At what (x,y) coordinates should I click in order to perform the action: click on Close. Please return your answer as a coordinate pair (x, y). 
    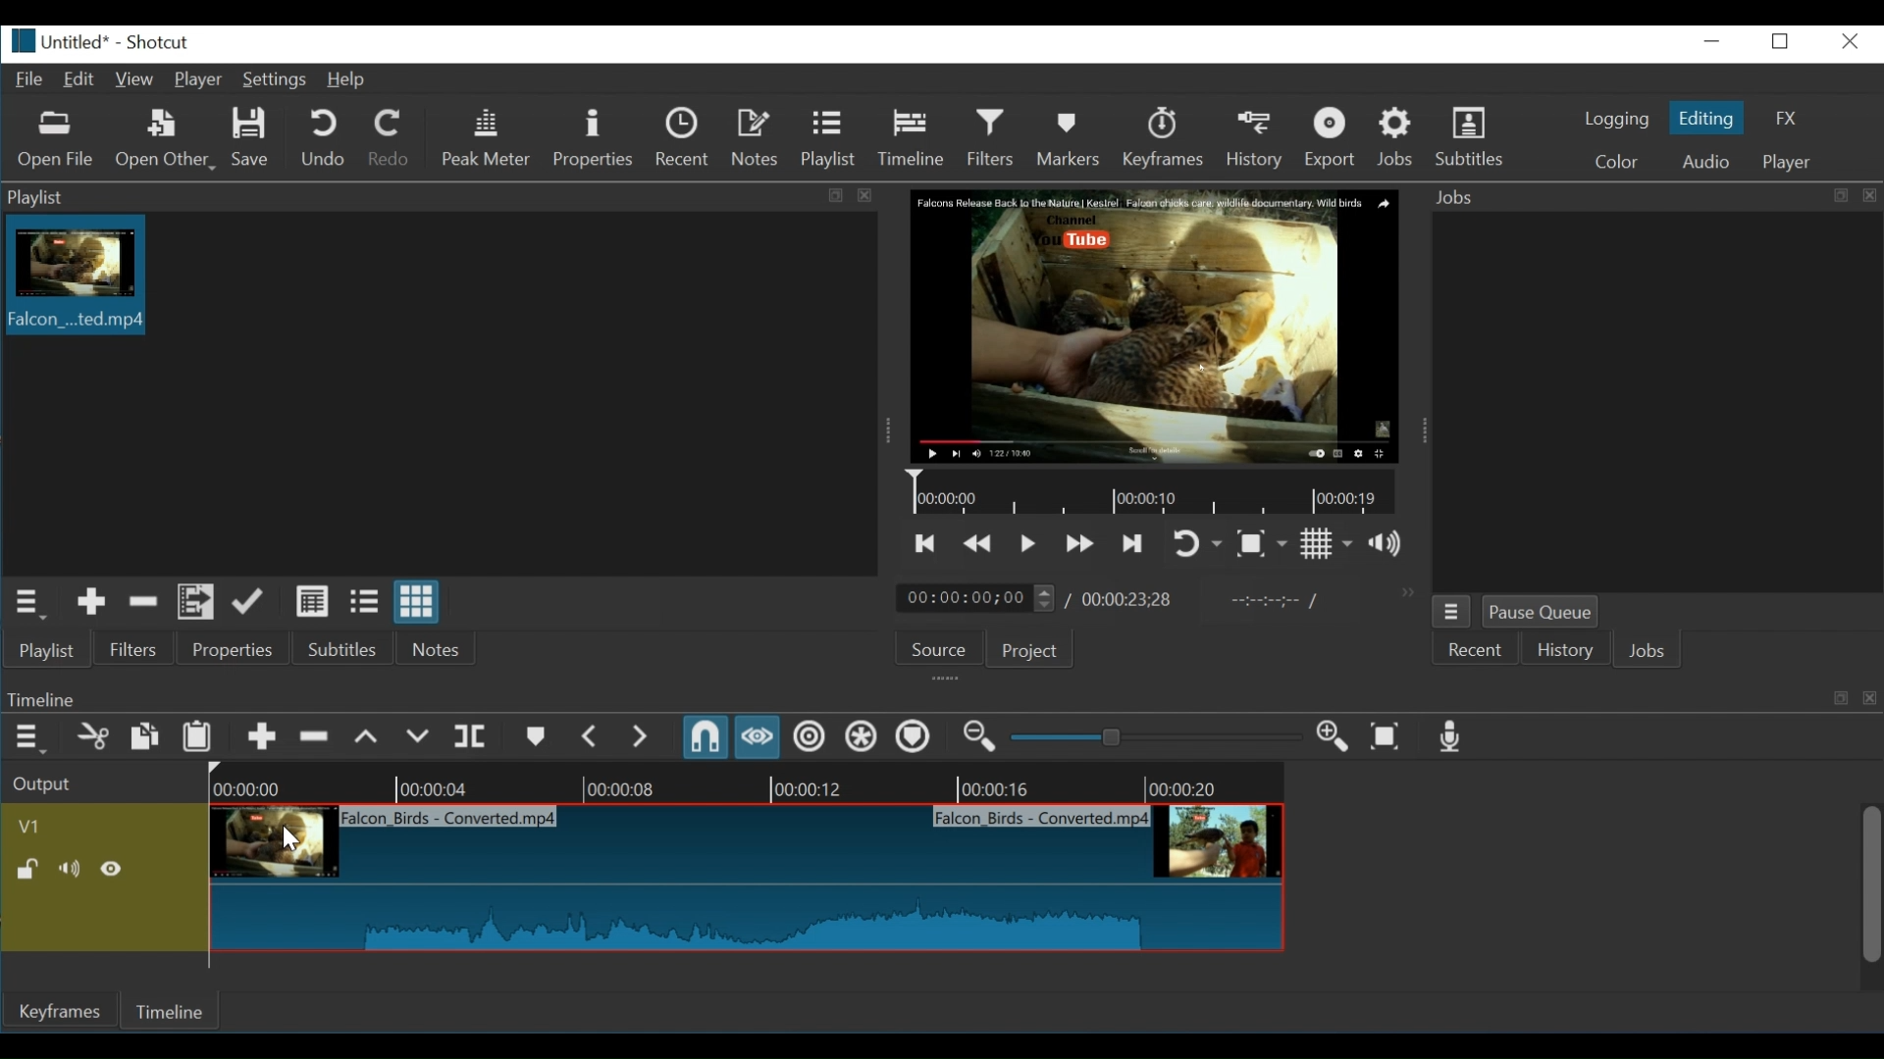
    Looking at the image, I should click on (1847, 41).